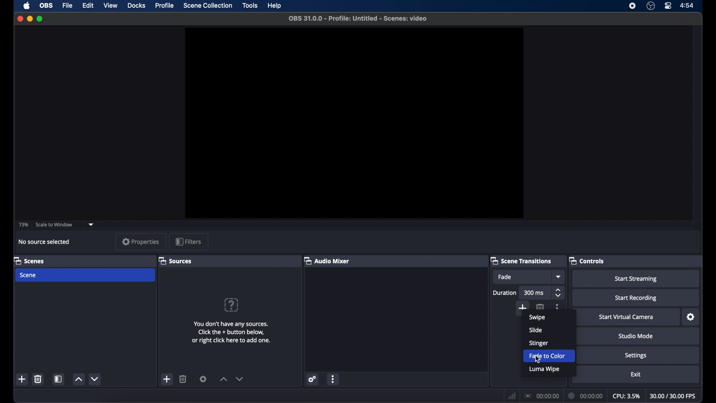 The height and width of the screenshot is (403, 716). I want to click on no source selected, so click(44, 242).